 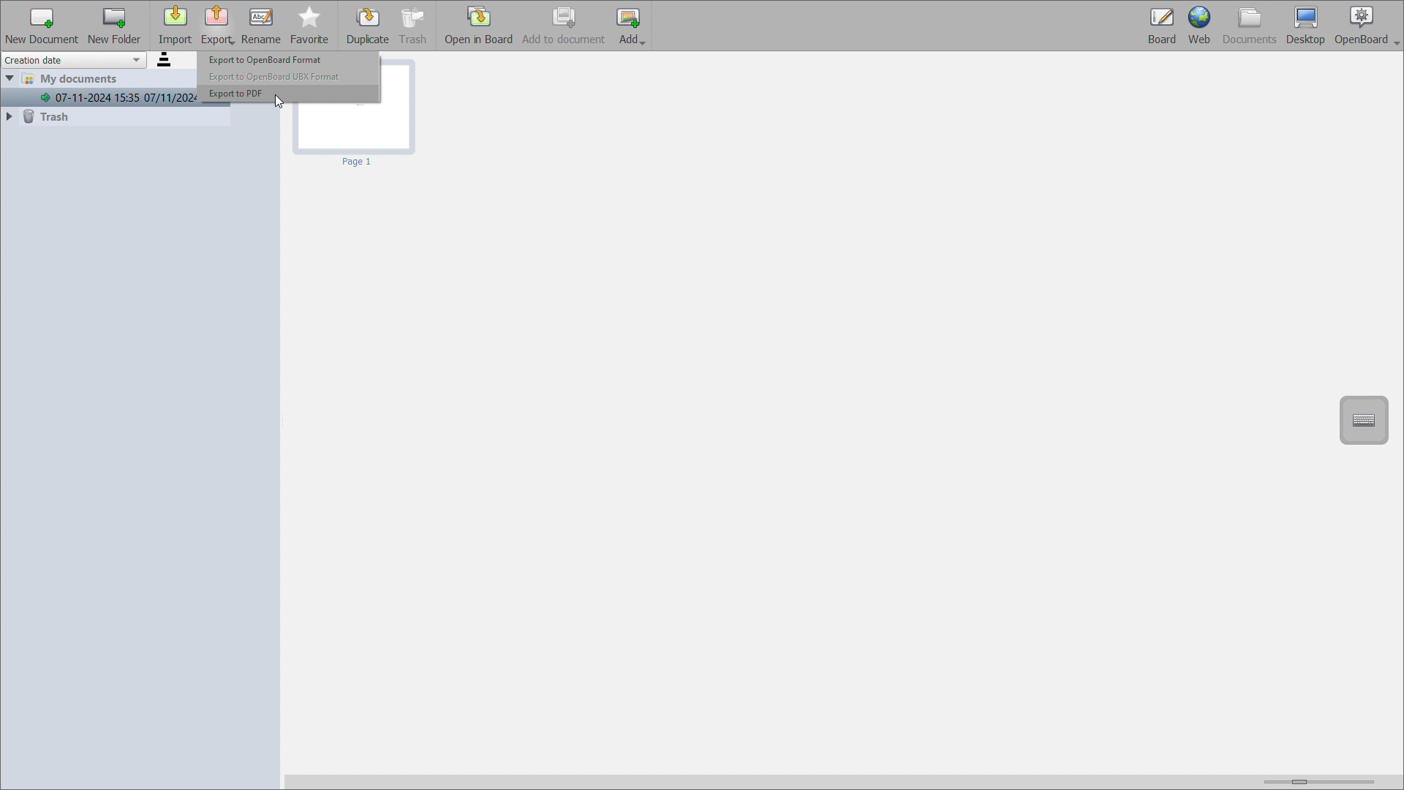 I want to click on export to pdf, so click(x=290, y=94).